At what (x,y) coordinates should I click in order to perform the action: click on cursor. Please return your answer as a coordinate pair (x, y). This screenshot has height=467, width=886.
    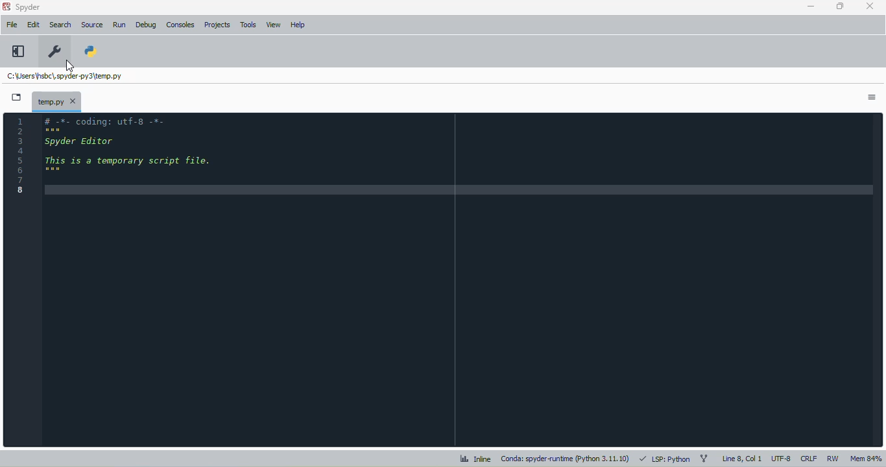
    Looking at the image, I should click on (70, 66).